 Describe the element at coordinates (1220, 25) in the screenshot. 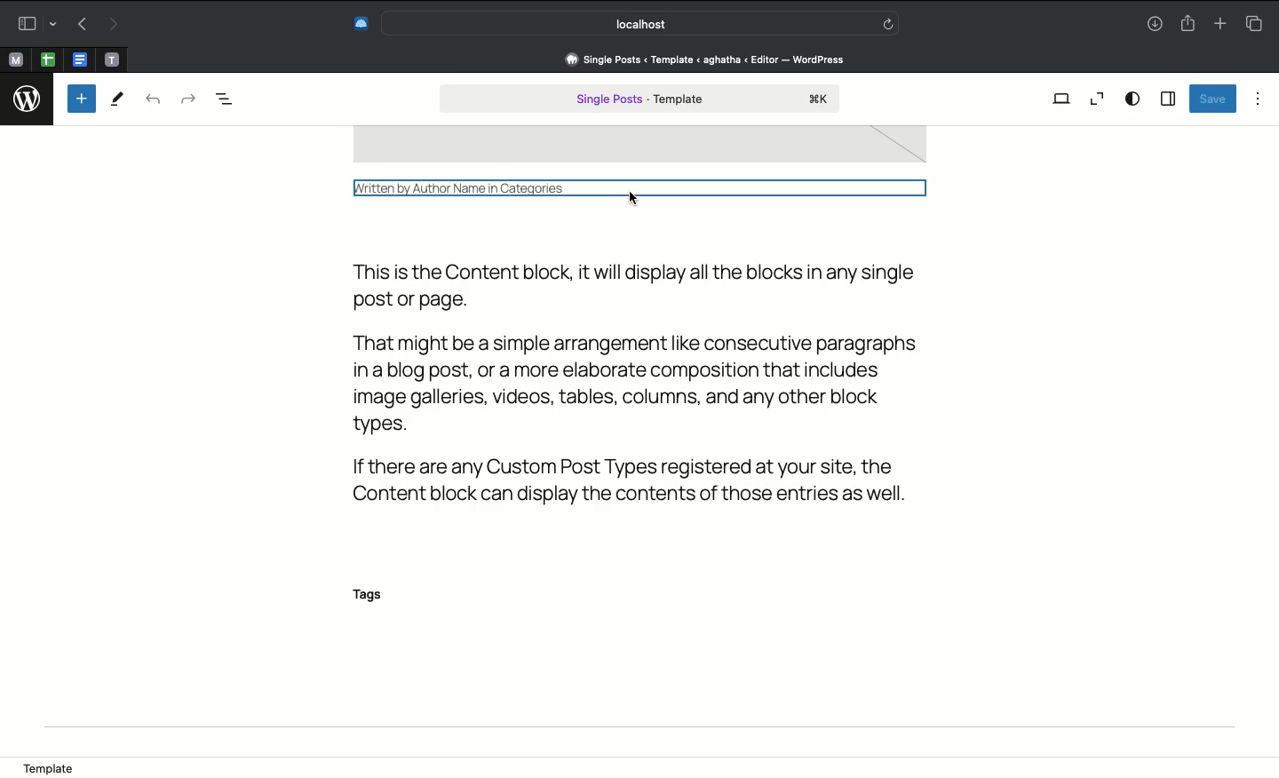

I see `New tab` at that location.